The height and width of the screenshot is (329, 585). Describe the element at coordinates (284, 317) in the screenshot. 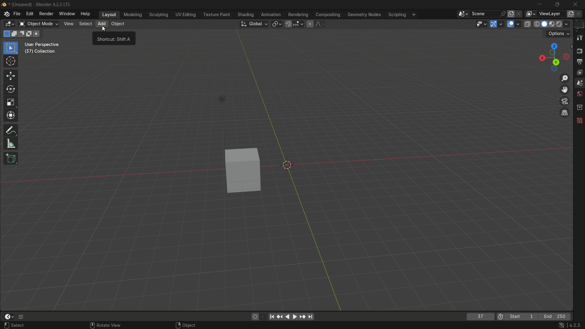

I see `play animation` at that location.